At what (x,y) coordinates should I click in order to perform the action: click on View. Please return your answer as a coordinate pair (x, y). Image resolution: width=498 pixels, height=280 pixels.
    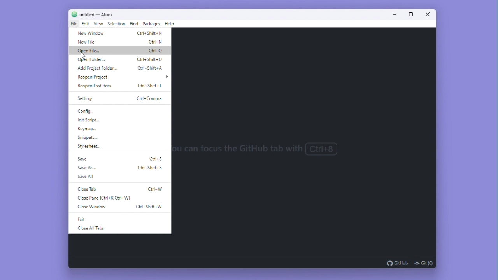
    Looking at the image, I should click on (99, 24).